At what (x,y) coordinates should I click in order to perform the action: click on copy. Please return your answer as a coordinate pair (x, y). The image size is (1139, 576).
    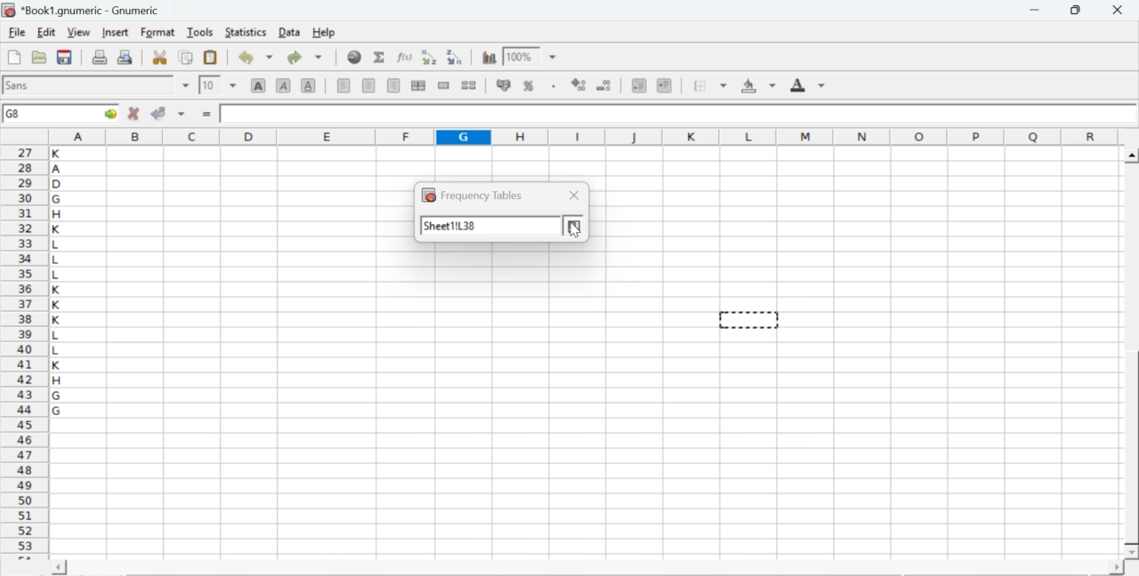
    Looking at the image, I should click on (187, 57).